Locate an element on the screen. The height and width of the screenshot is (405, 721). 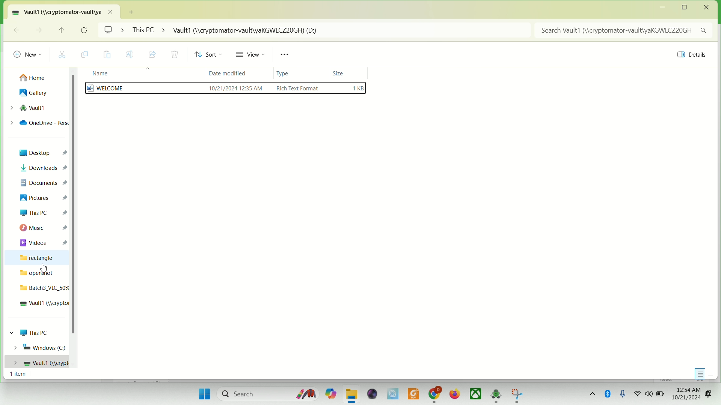
cryptomator is located at coordinates (496, 394).